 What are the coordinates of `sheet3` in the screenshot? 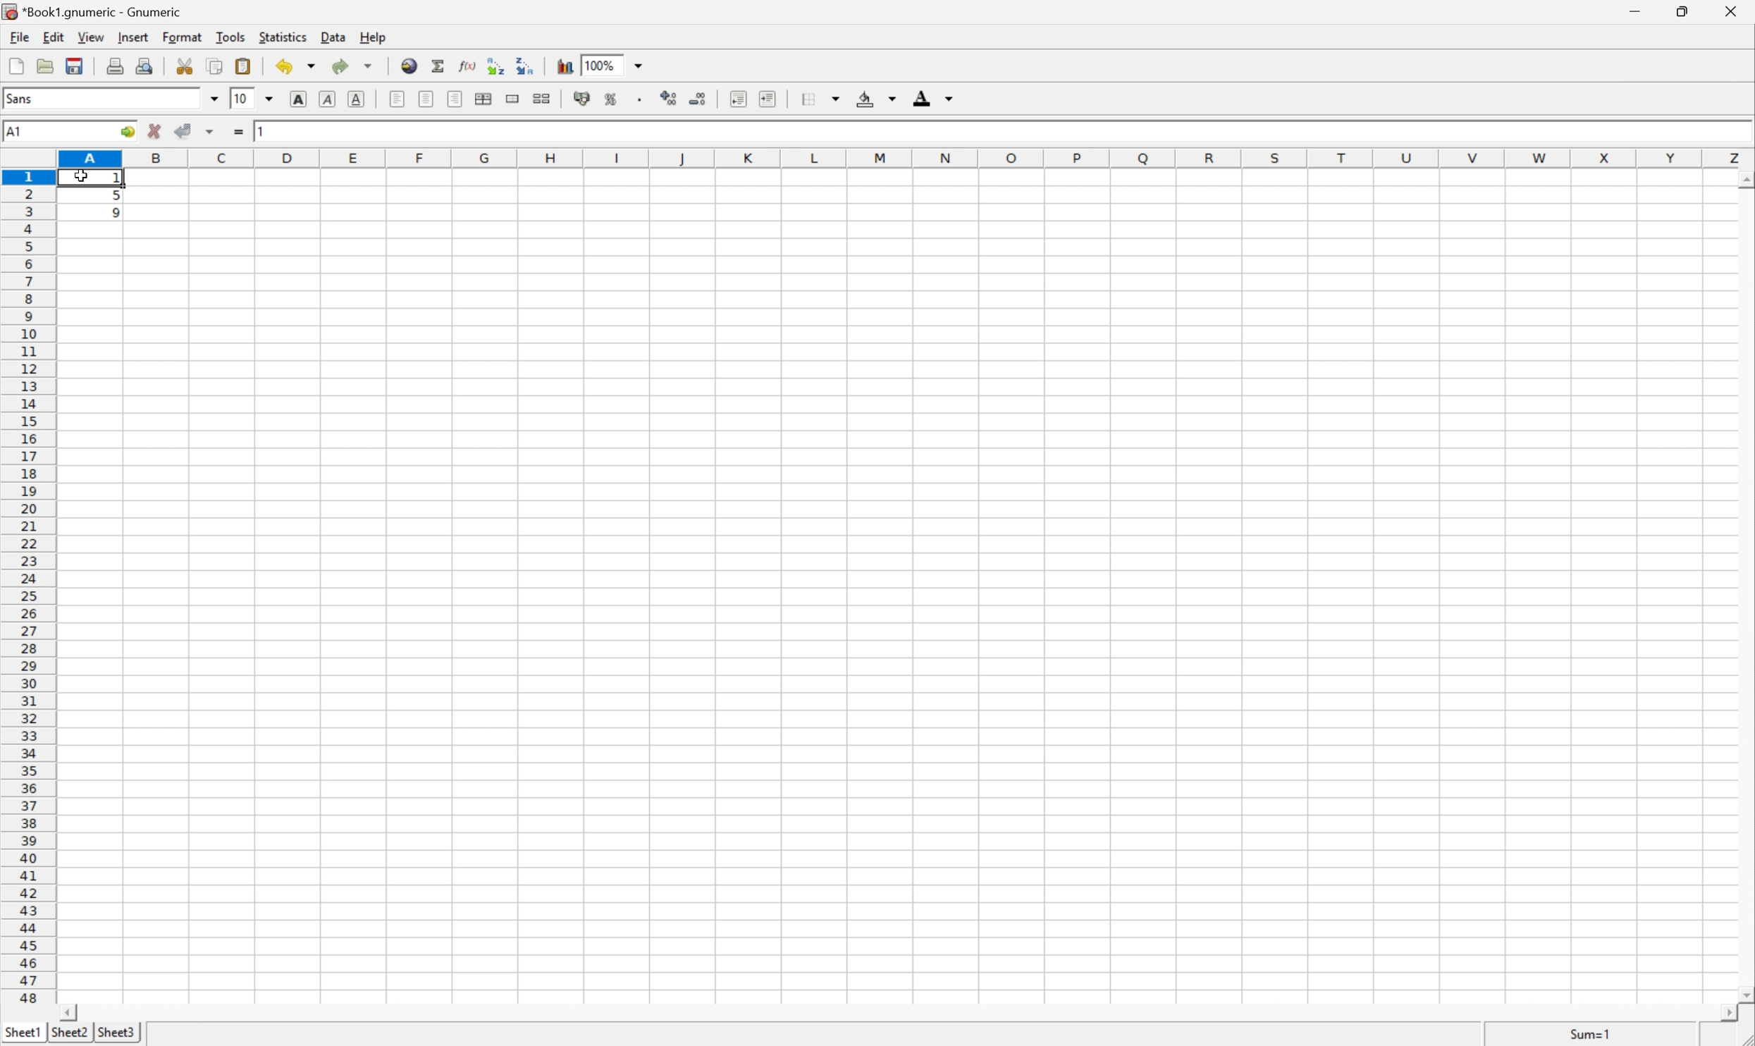 It's located at (116, 1033).